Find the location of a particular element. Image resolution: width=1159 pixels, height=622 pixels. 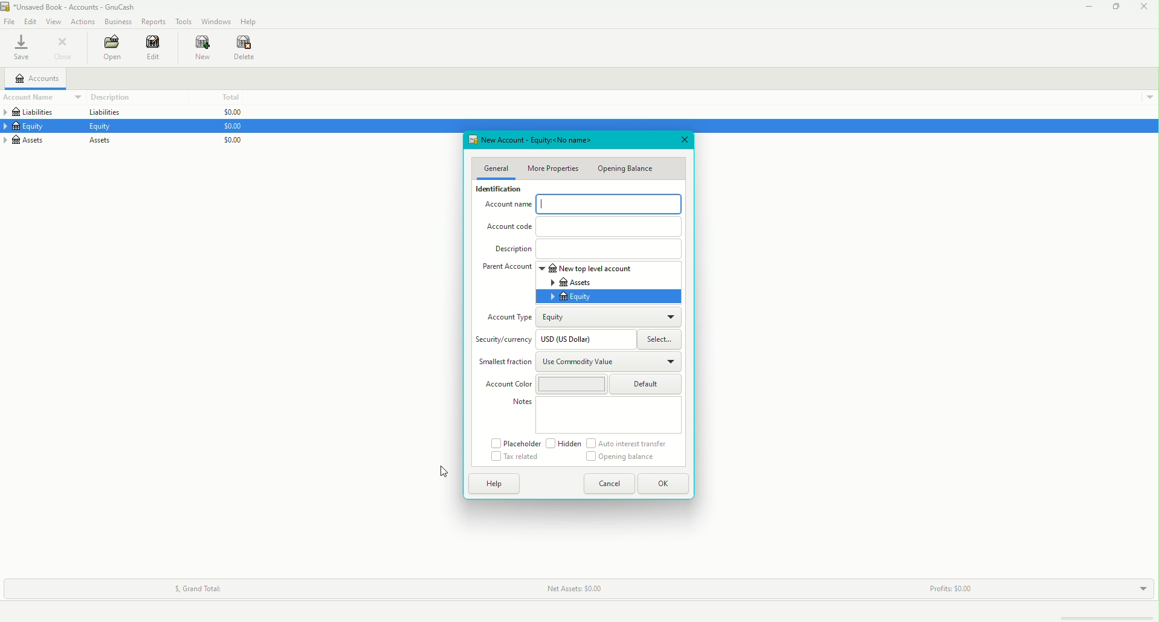

Opening Balance is located at coordinates (625, 458).